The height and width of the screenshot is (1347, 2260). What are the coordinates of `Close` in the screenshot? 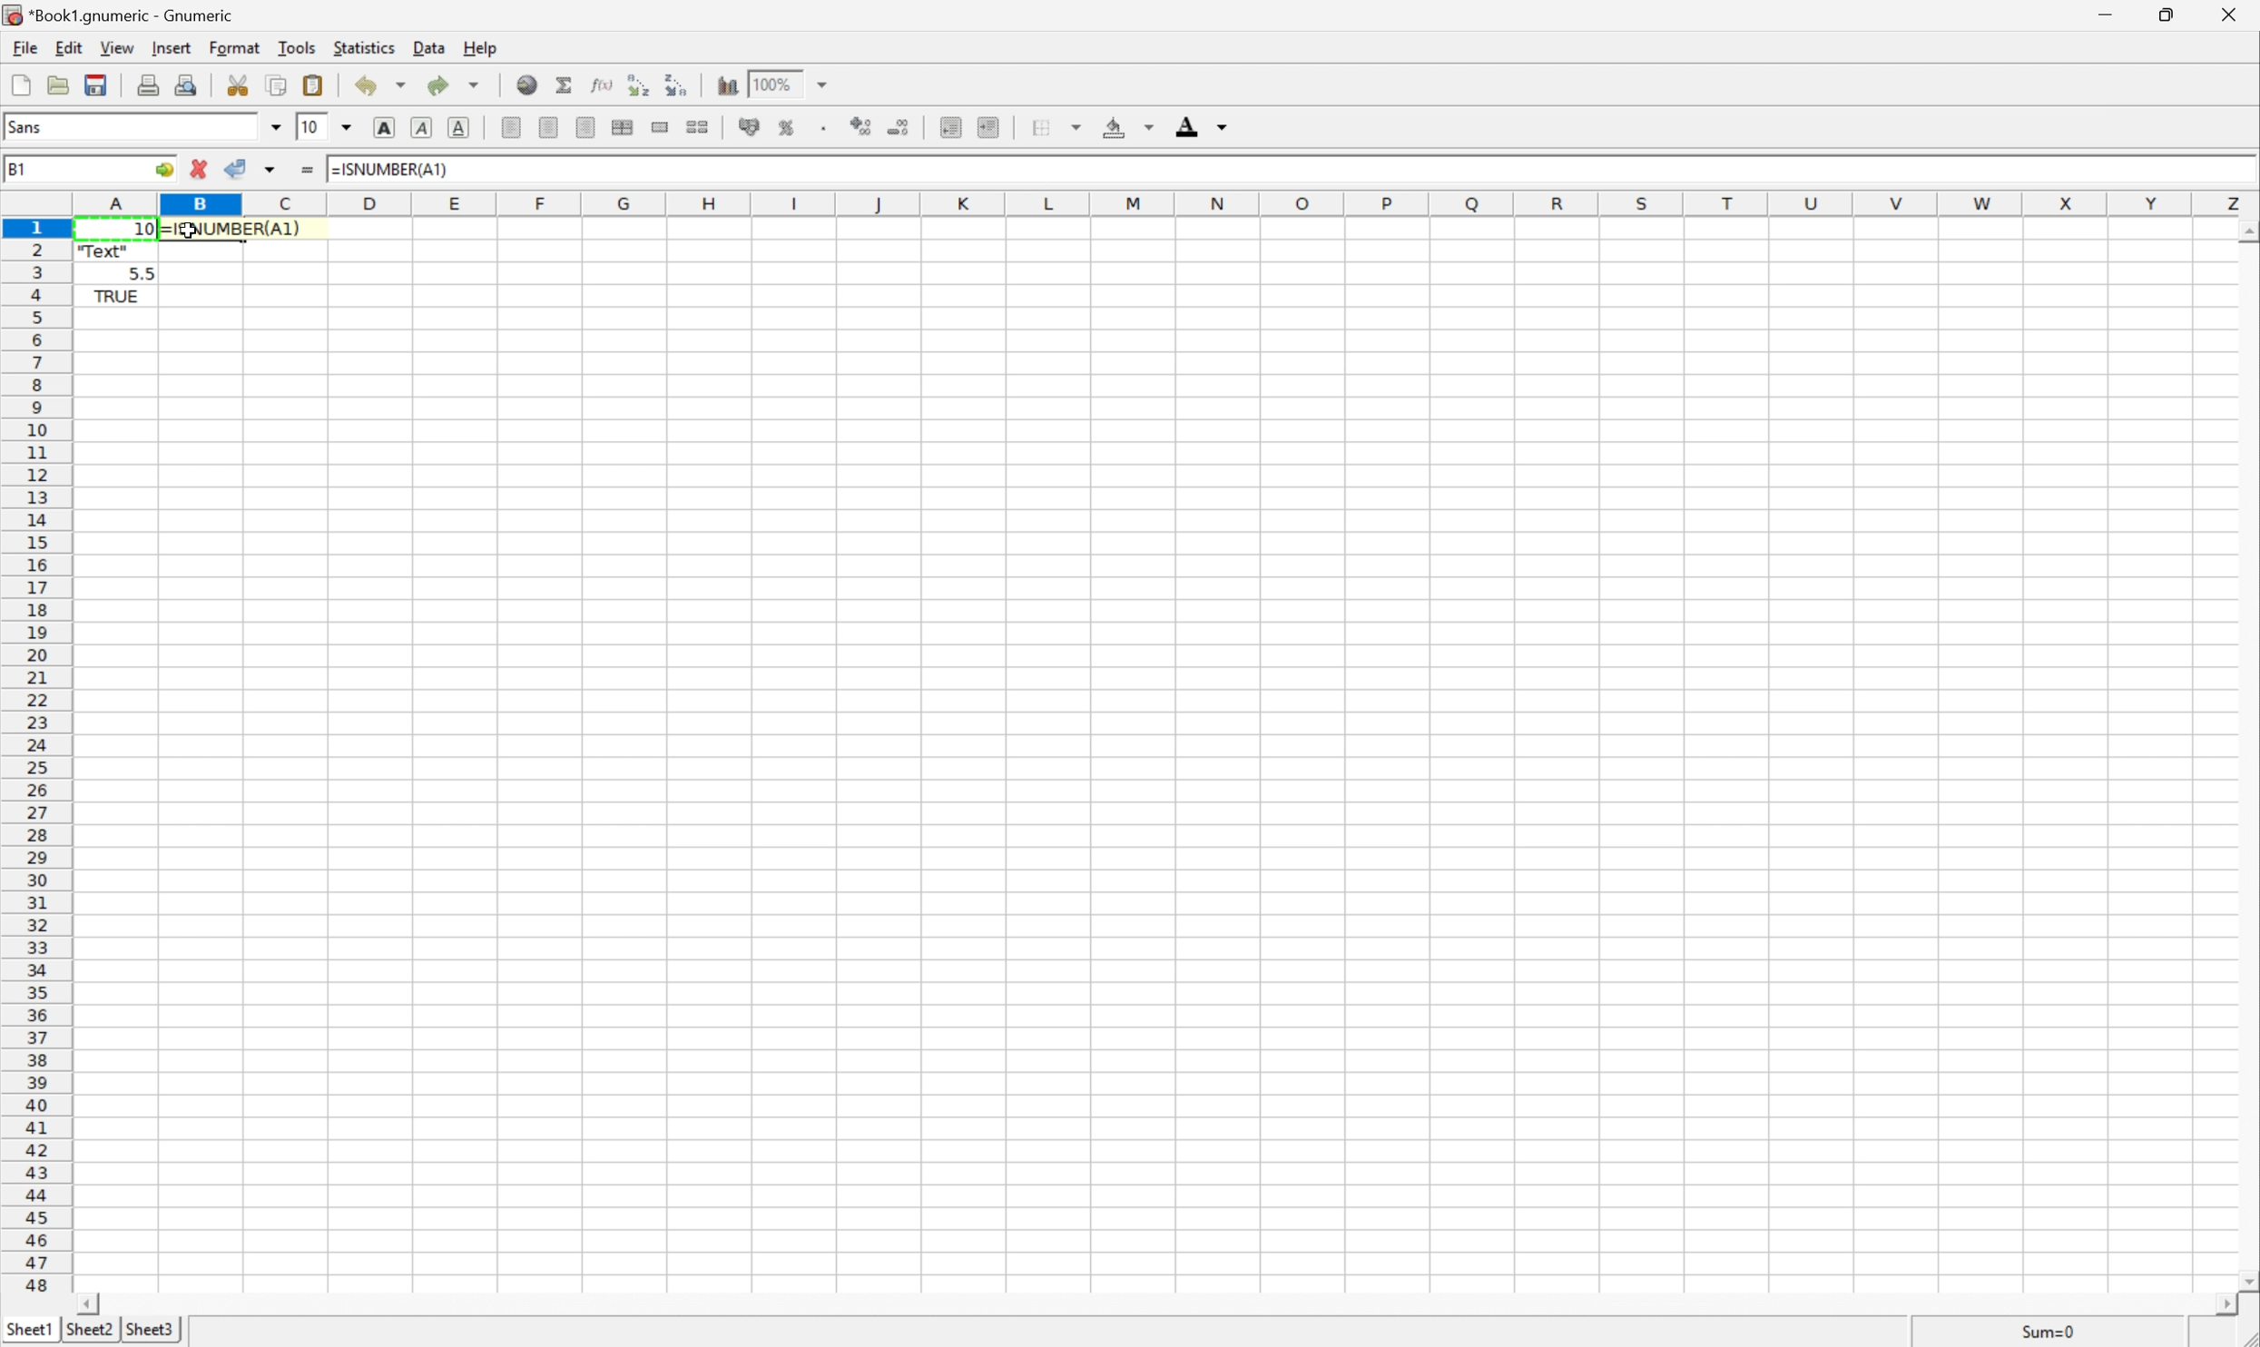 It's located at (2225, 14).